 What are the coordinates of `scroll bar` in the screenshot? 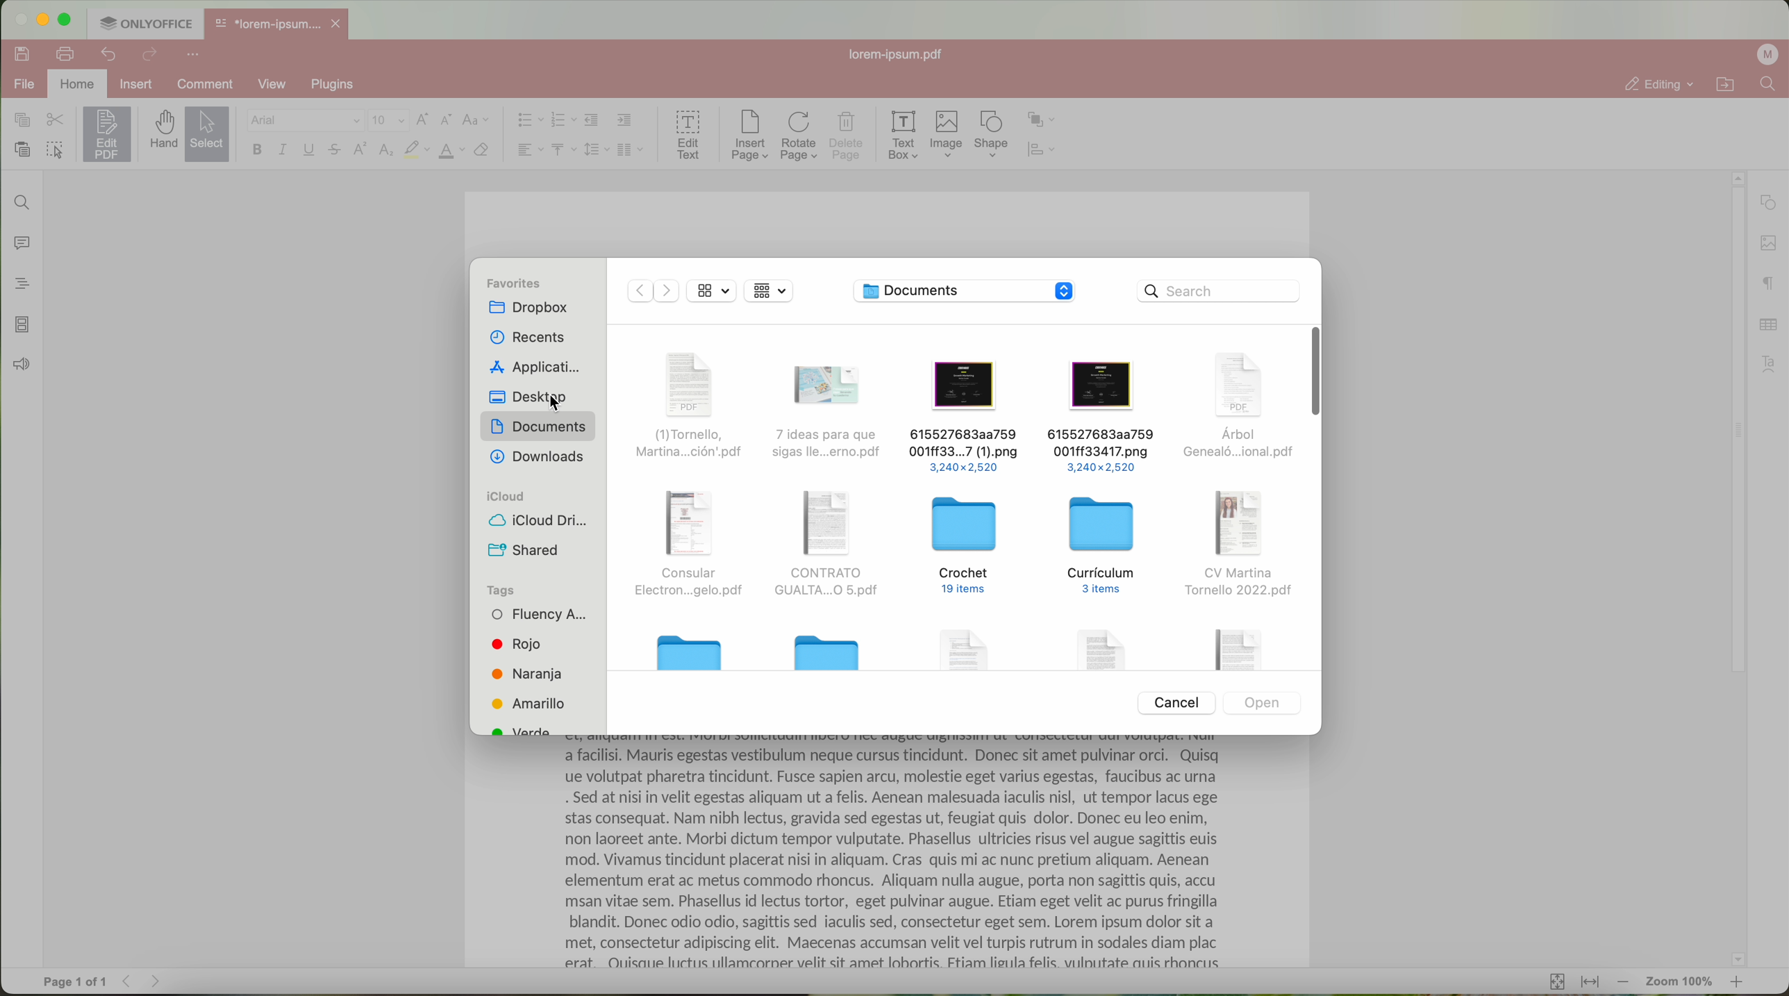 It's located at (1731, 569).